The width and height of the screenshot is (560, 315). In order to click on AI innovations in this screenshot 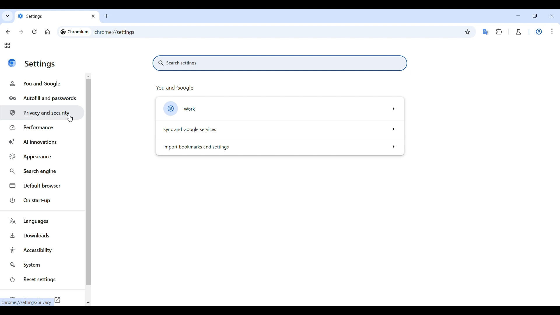, I will do `click(42, 142)`.